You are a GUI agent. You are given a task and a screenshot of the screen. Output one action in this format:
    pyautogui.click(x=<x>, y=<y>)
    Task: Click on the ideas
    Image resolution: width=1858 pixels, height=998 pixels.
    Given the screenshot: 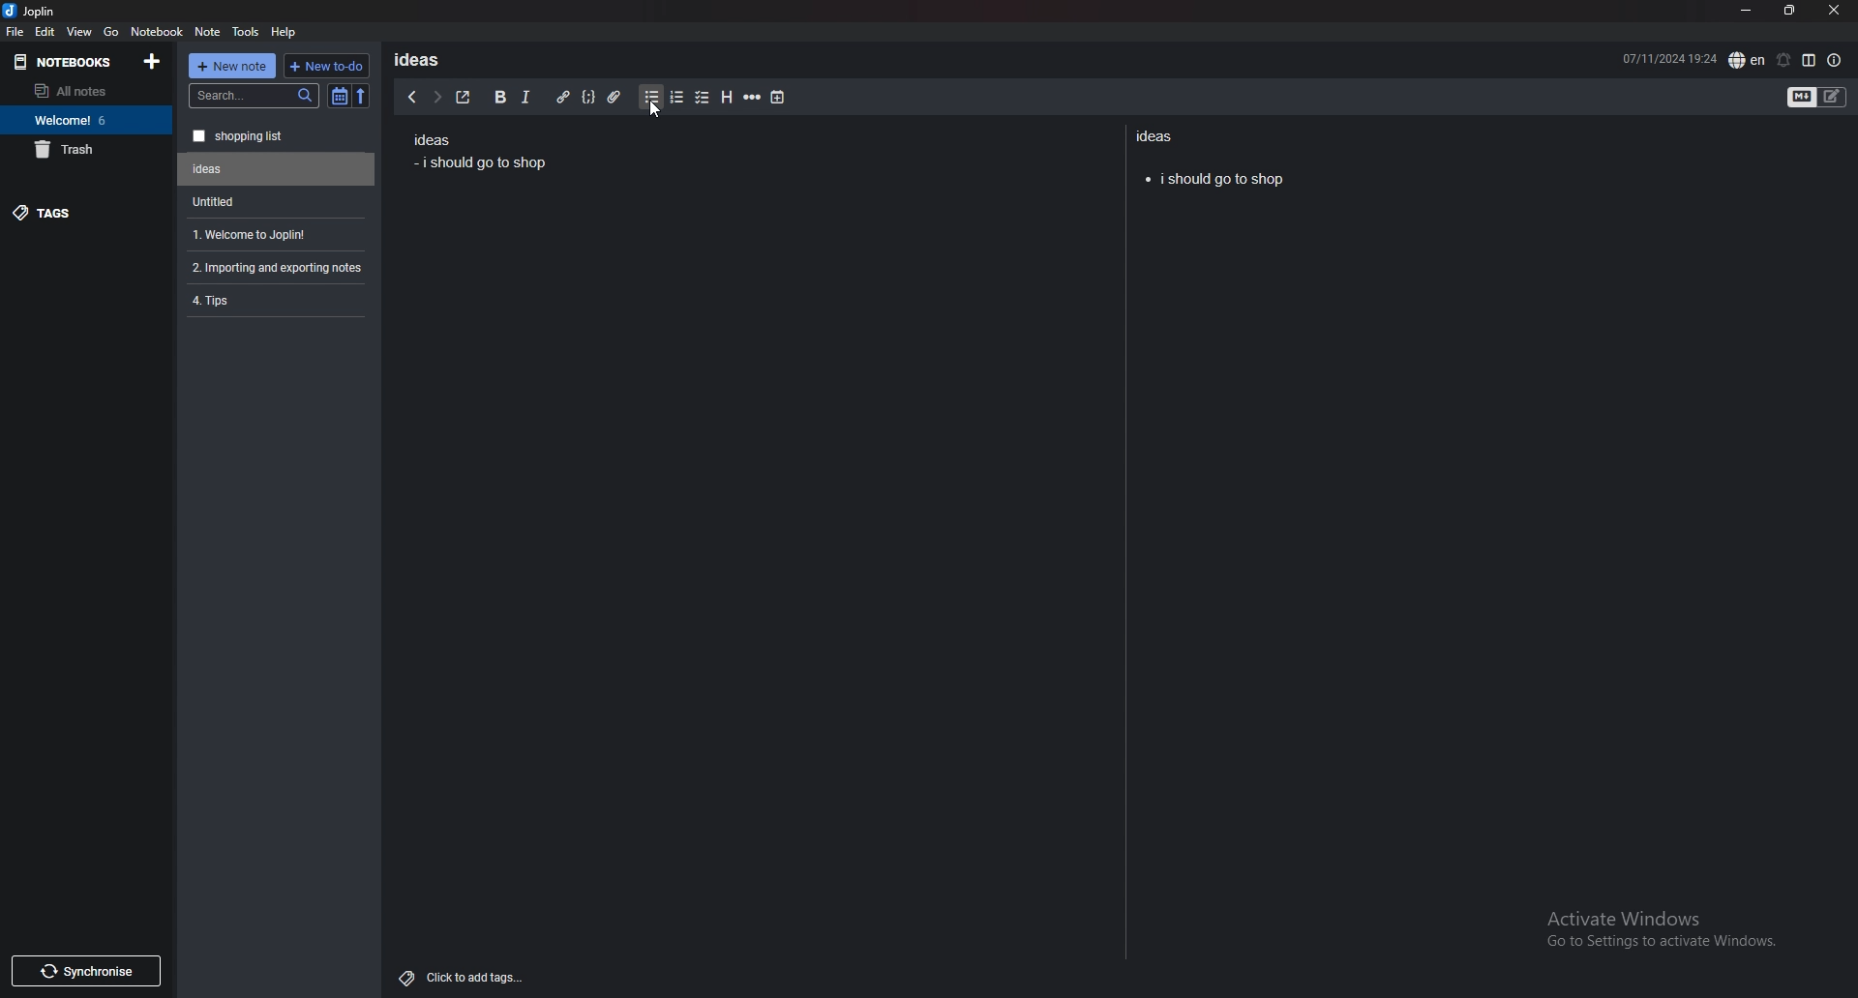 What is the action you would take?
    pyautogui.click(x=424, y=59)
    